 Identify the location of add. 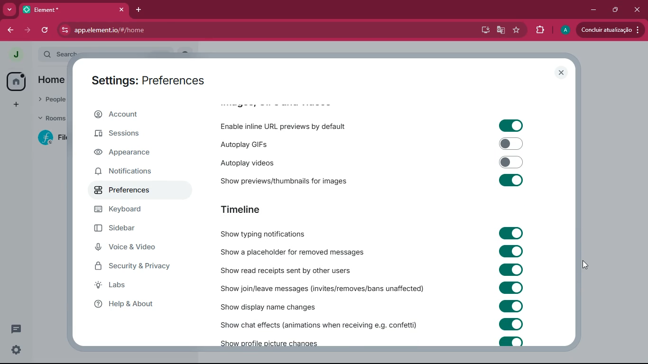
(16, 105).